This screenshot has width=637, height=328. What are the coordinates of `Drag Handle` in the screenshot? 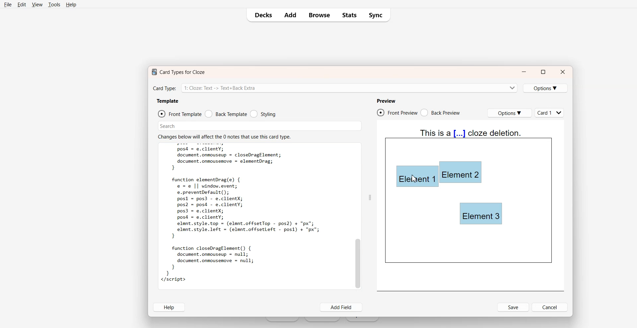 It's located at (370, 197).